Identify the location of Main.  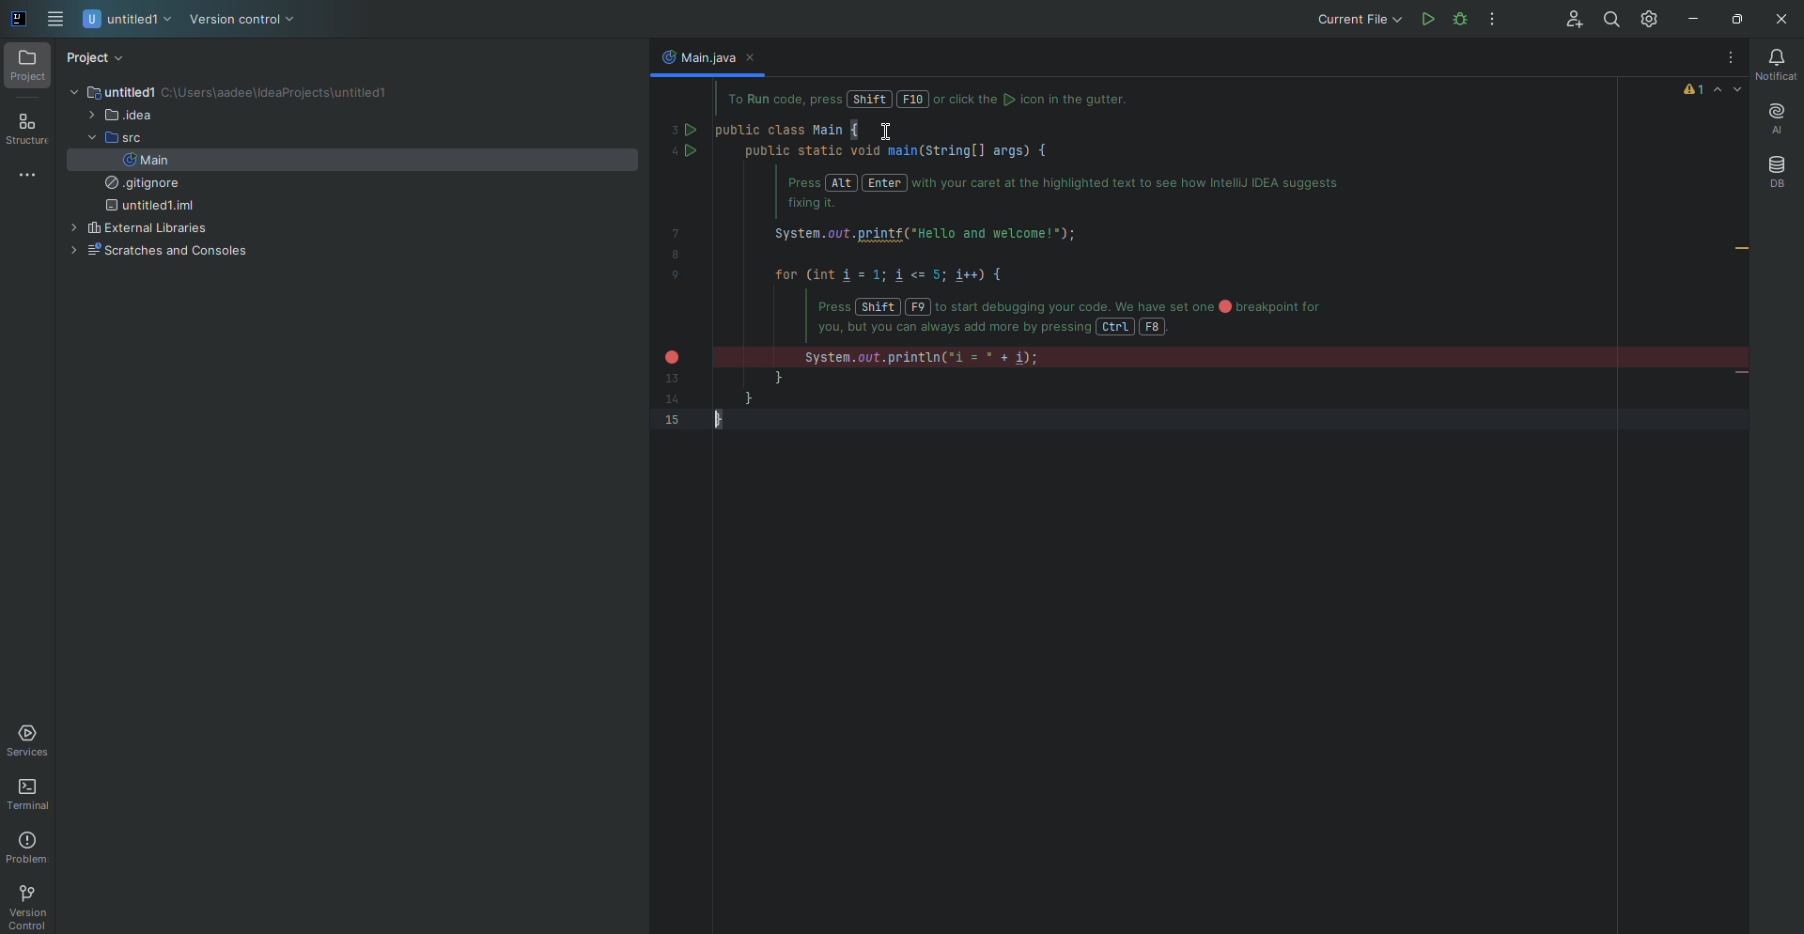
(146, 160).